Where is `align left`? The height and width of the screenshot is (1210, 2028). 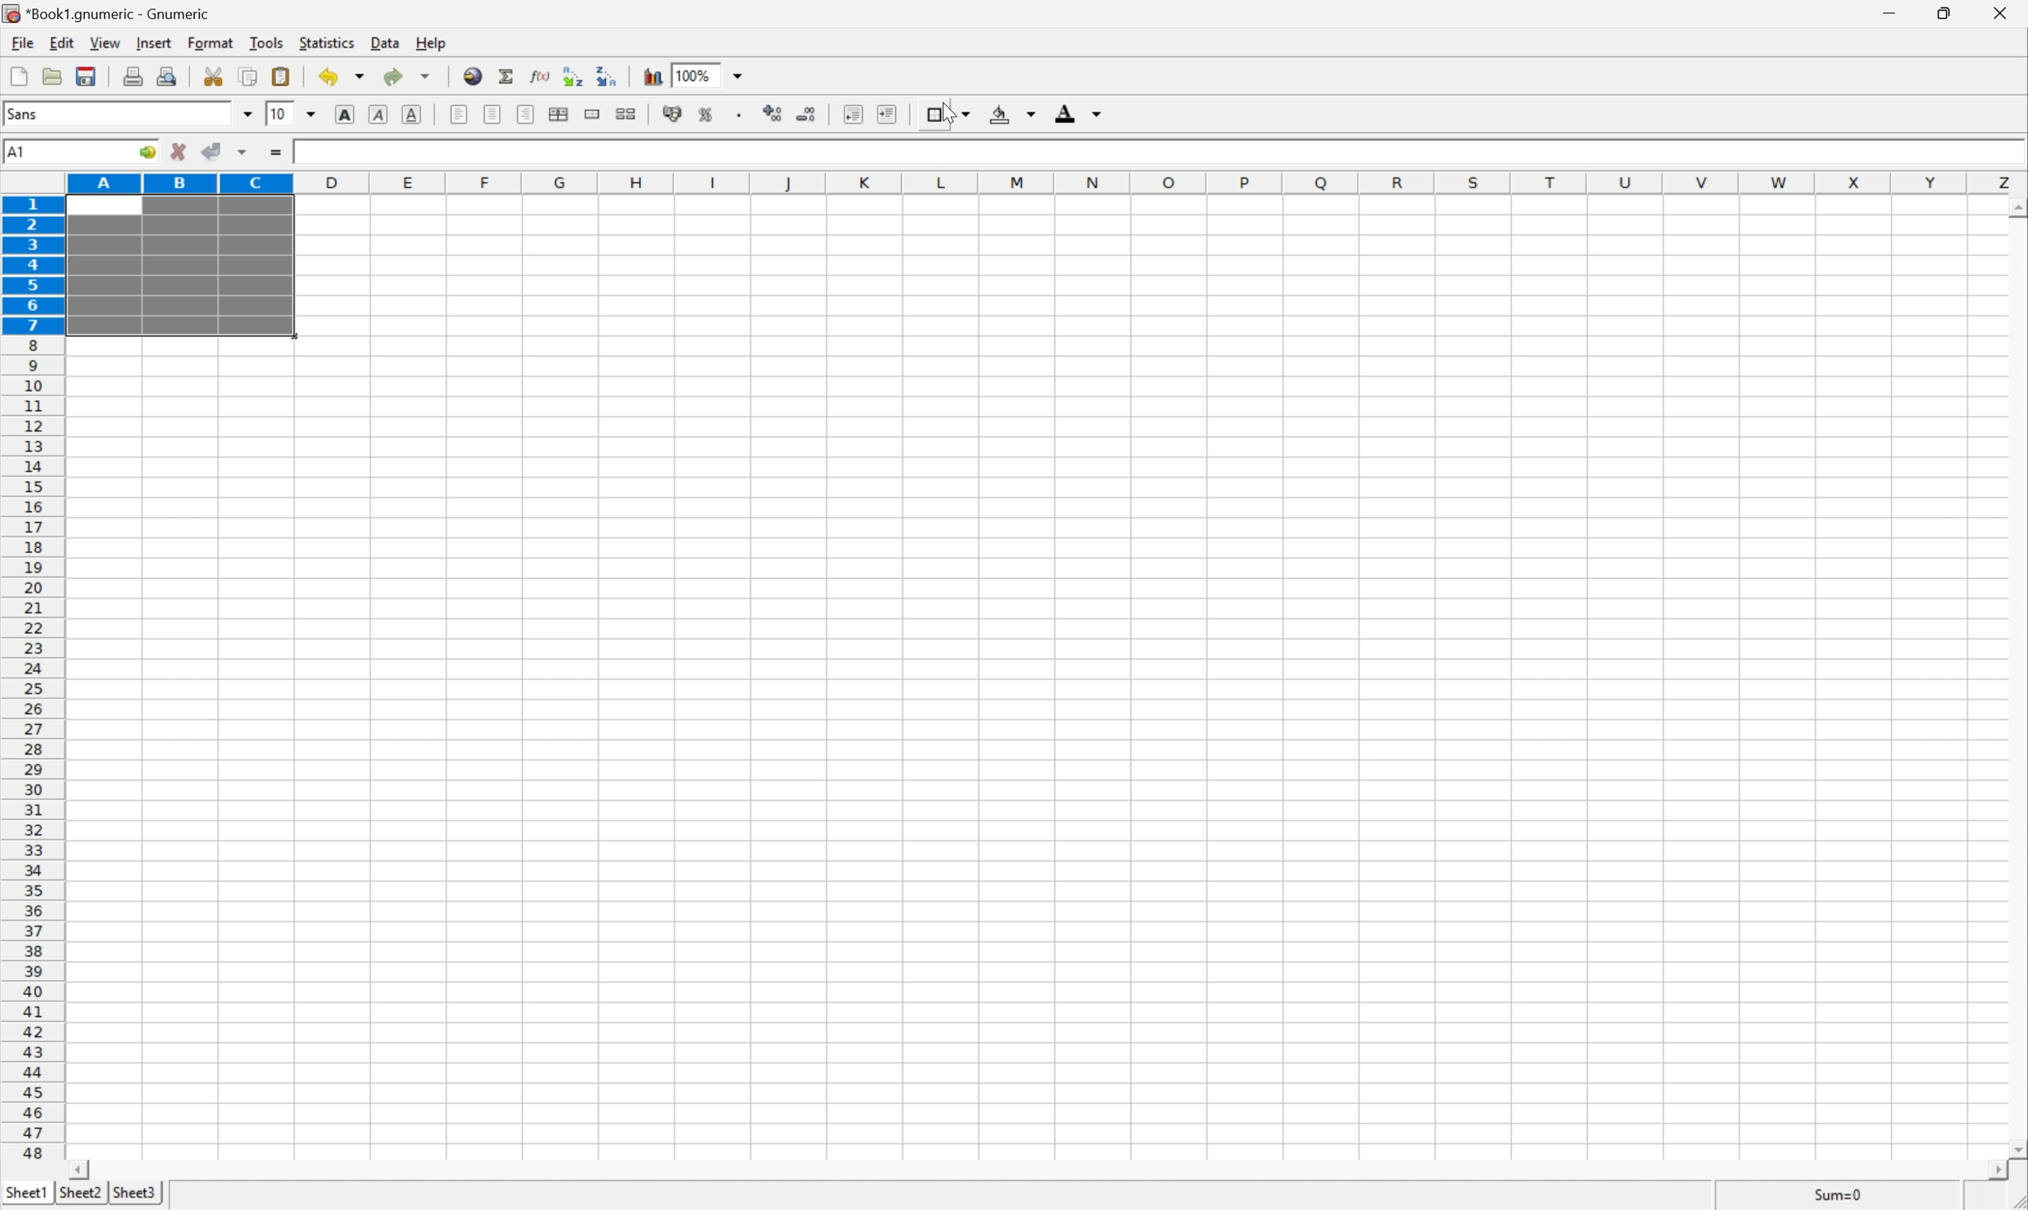 align left is located at coordinates (460, 113).